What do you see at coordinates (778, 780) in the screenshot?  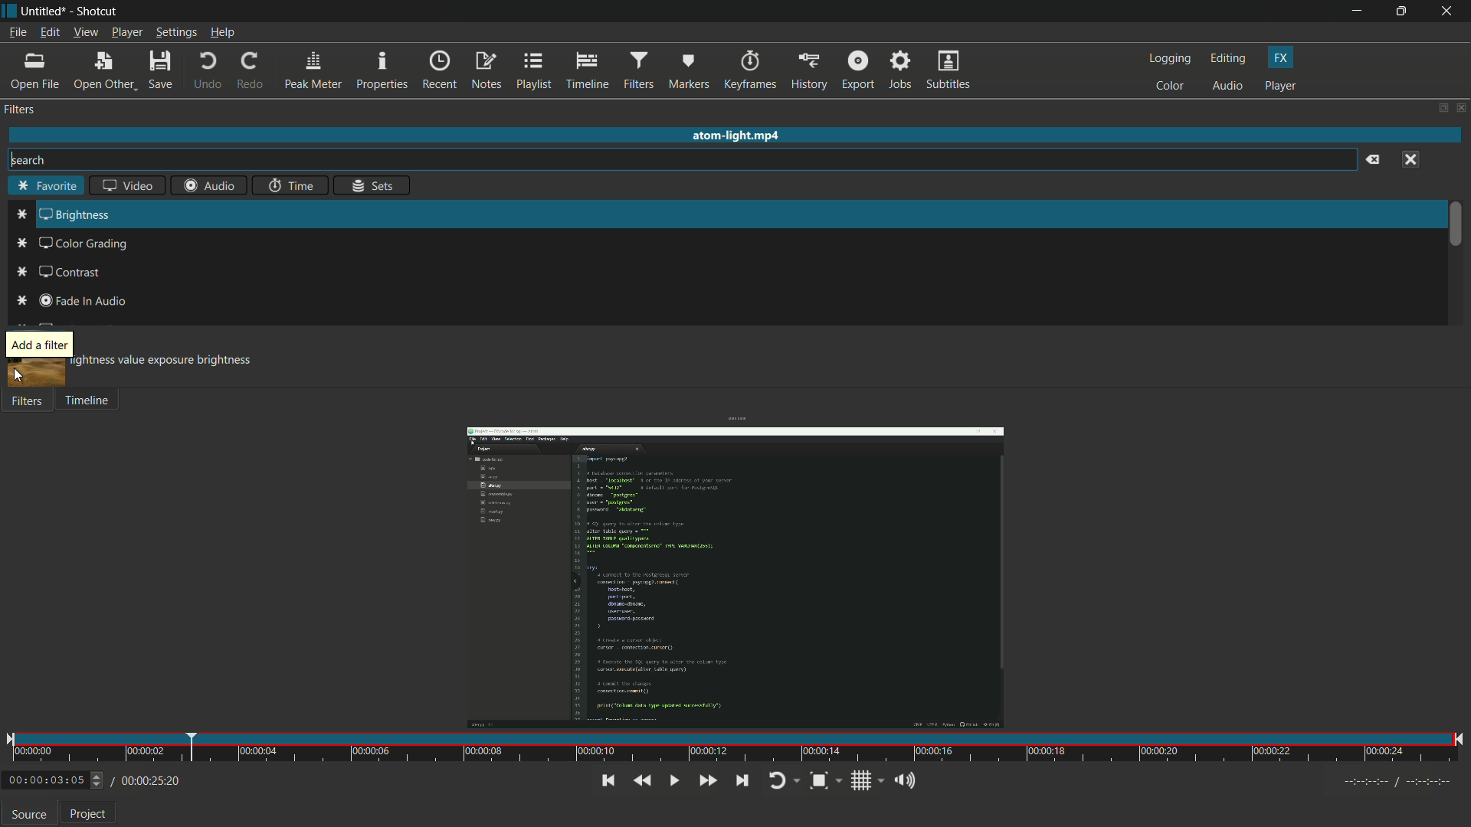 I see `toggle player looping` at bounding box center [778, 780].